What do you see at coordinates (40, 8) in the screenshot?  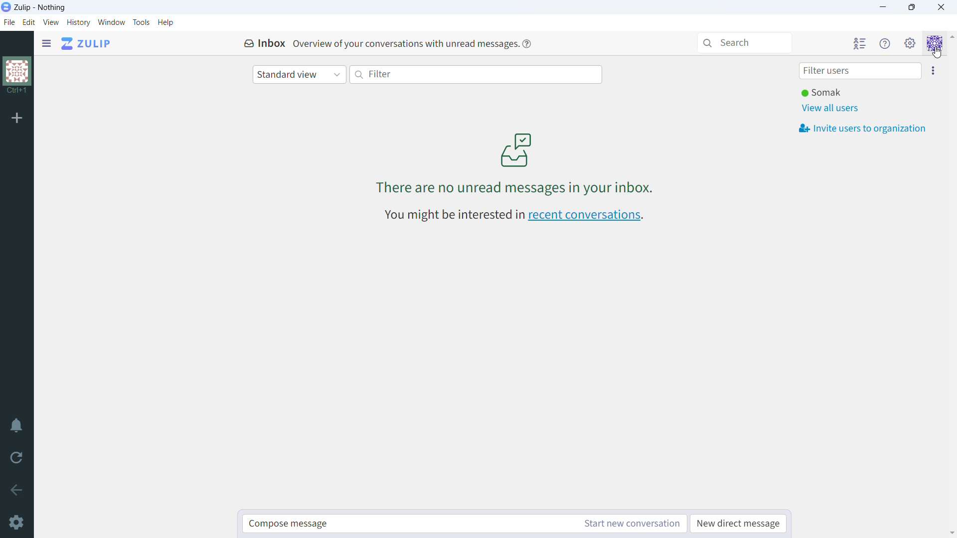 I see `title` at bounding box center [40, 8].